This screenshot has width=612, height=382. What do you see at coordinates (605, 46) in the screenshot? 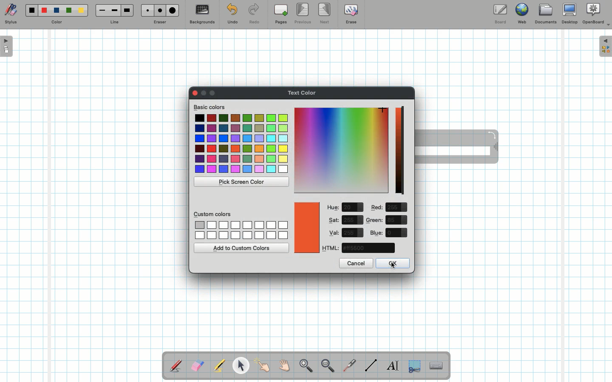
I see `Expand` at bounding box center [605, 46].